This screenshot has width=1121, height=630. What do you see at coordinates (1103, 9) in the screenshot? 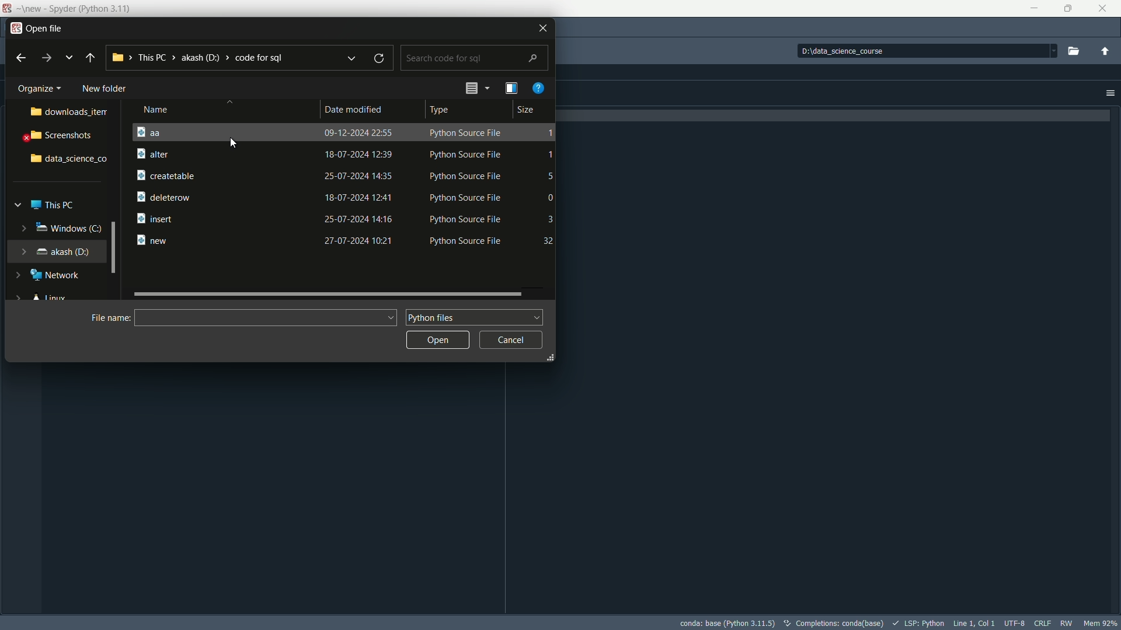
I see `close` at bounding box center [1103, 9].